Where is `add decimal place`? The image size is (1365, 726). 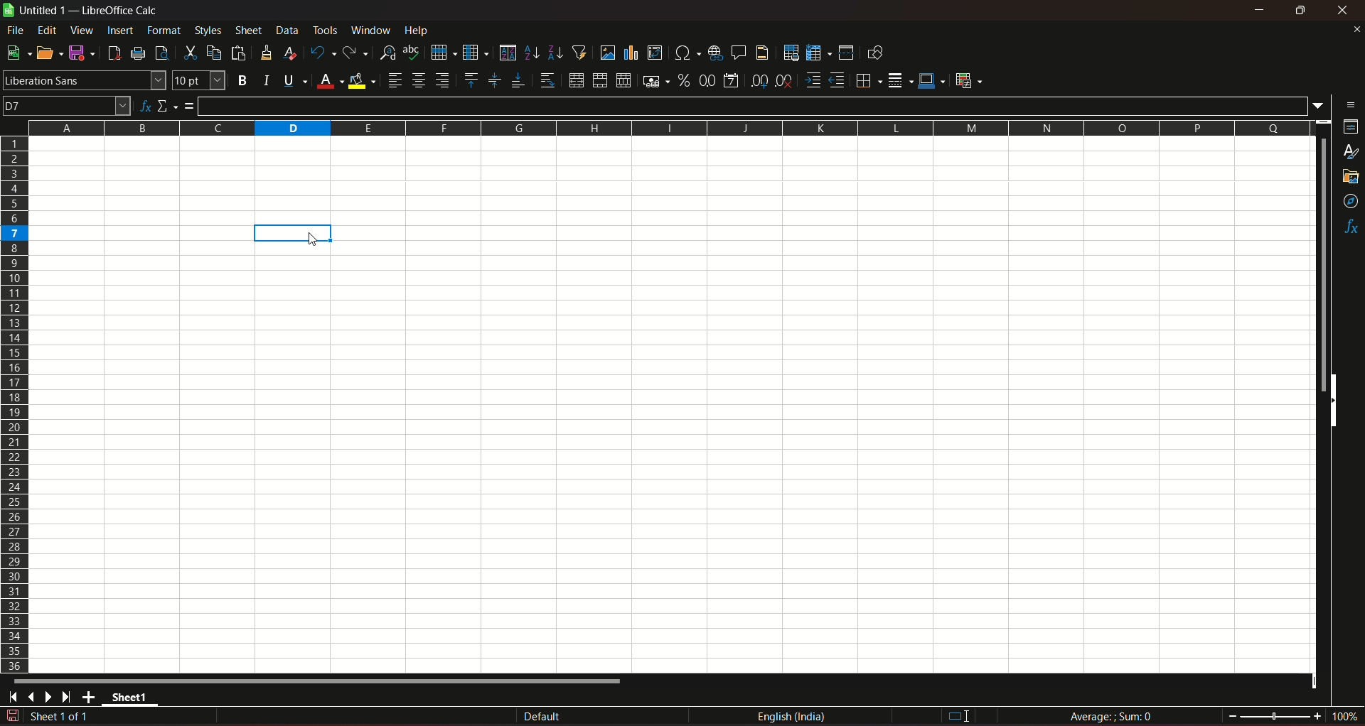 add decimal place is located at coordinates (756, 81).